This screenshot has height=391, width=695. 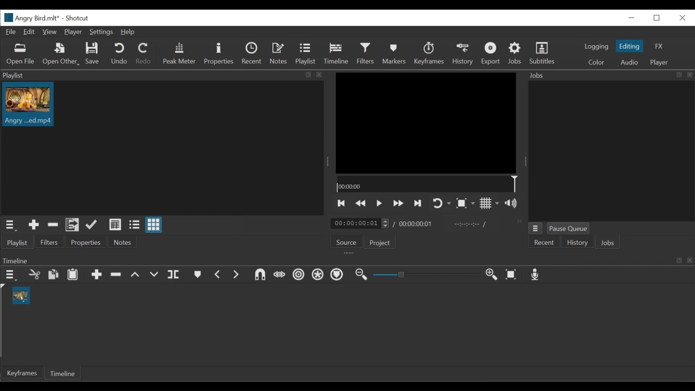 I want to click on Show volume control, so click(x=512, y=204).